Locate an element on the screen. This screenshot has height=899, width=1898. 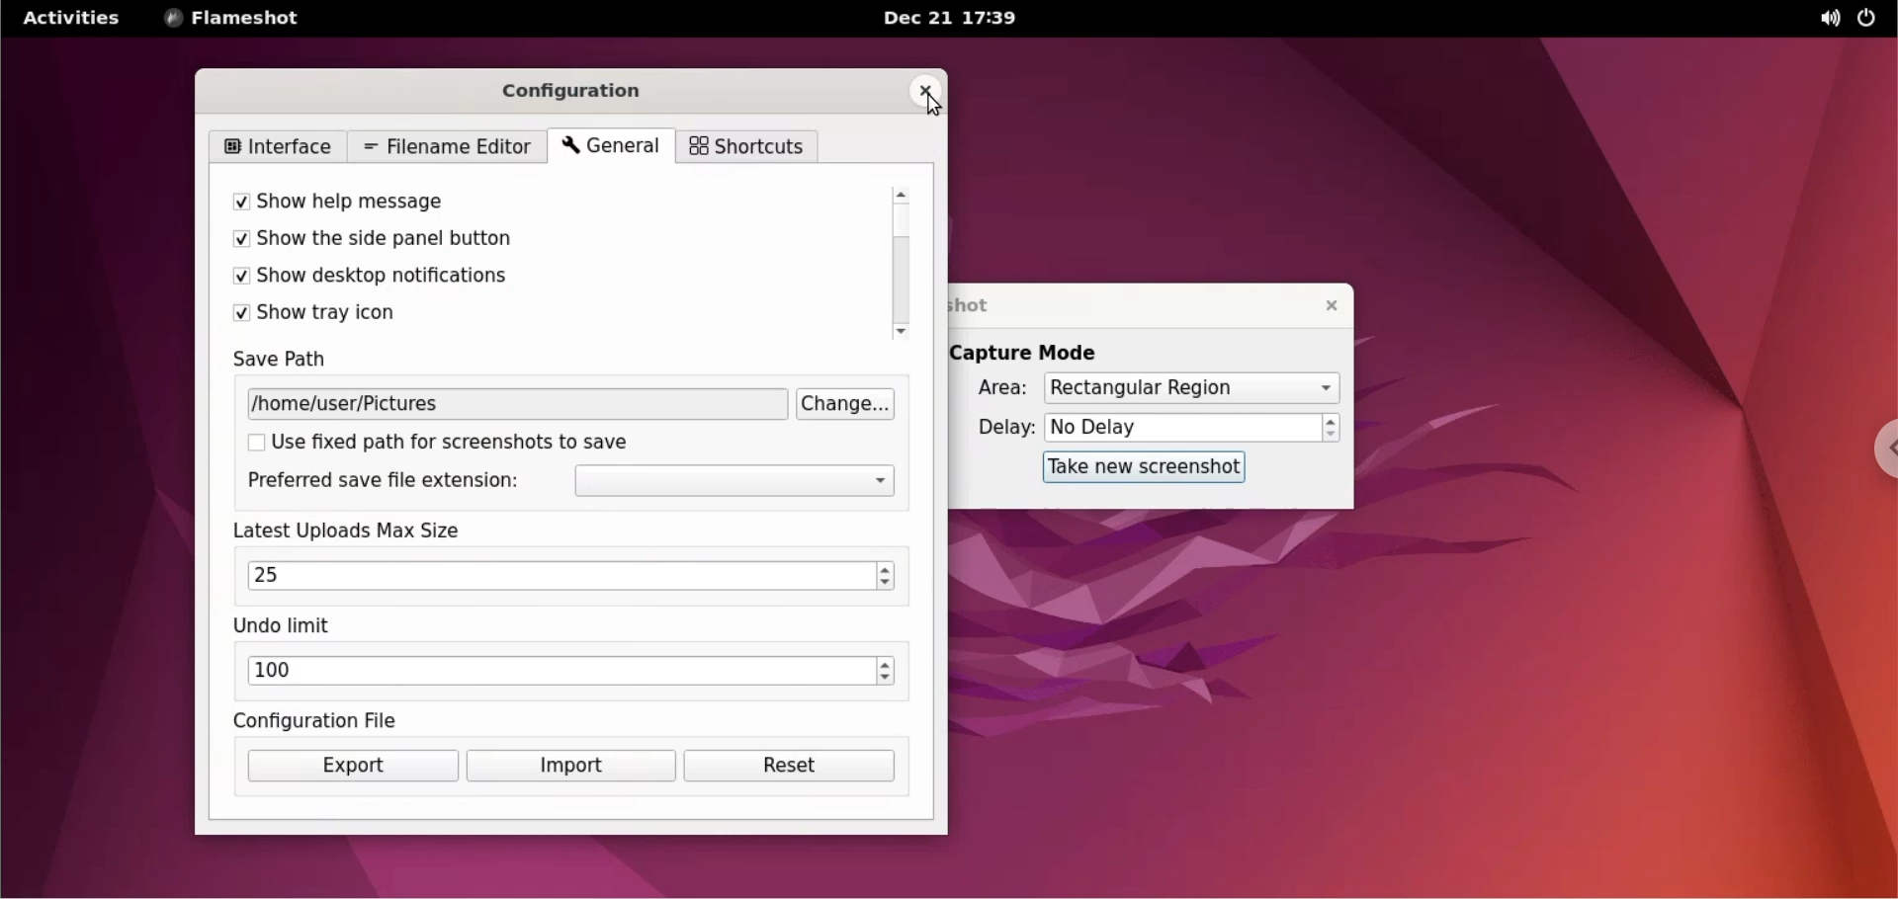
close is located at coordinates (1321, 303).